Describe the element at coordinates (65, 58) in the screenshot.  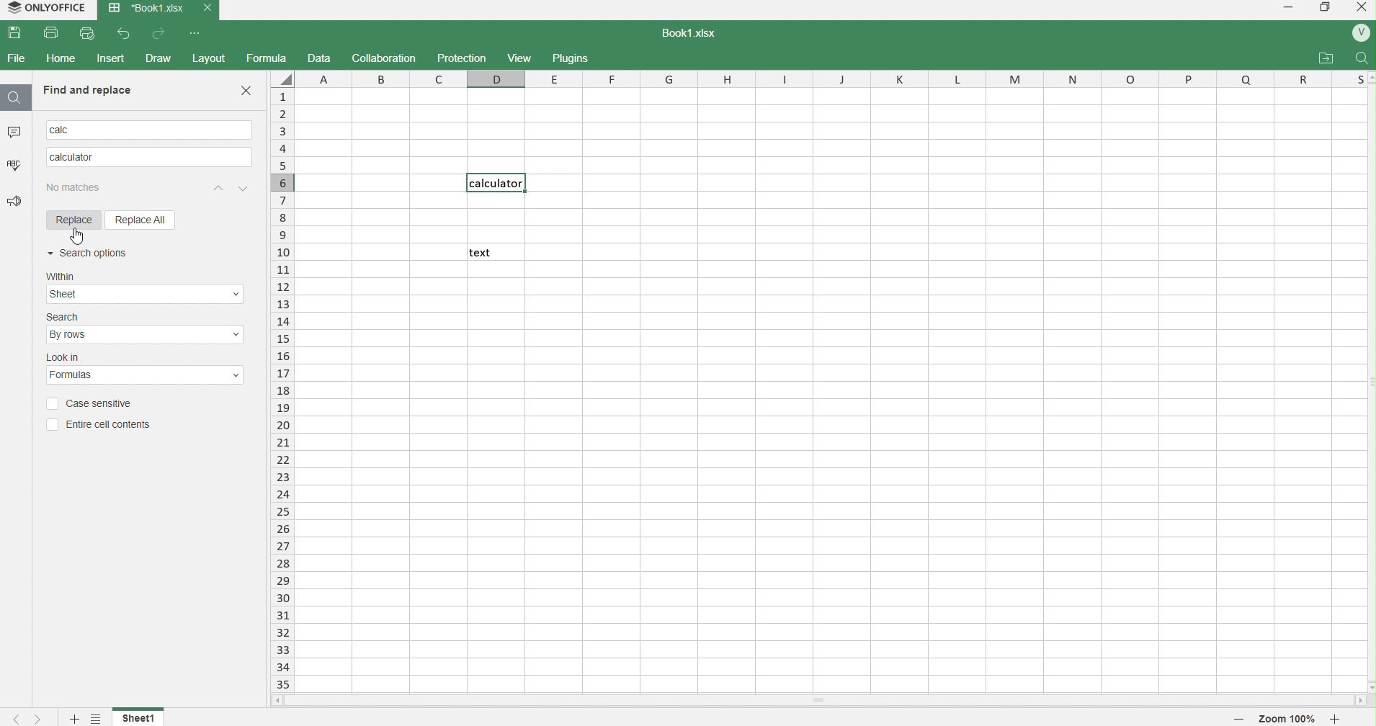
I see `home` at that location.